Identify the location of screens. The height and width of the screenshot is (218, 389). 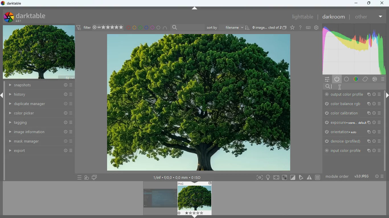
(94, 177).